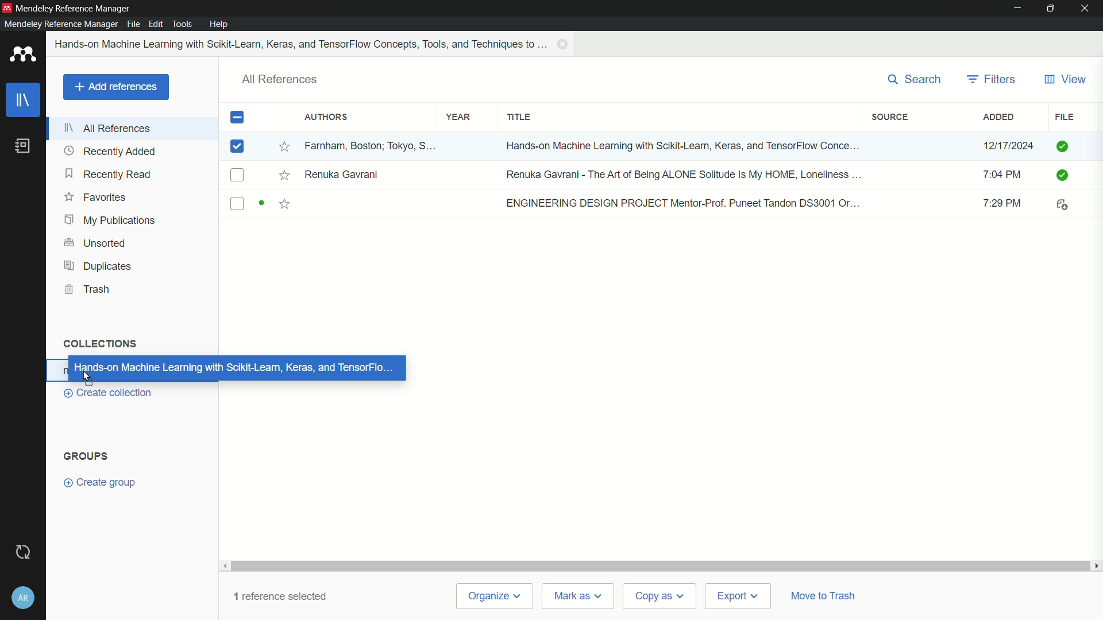 This screenshot has width=1103, height=620. I want to click on export, so click(736, 597).